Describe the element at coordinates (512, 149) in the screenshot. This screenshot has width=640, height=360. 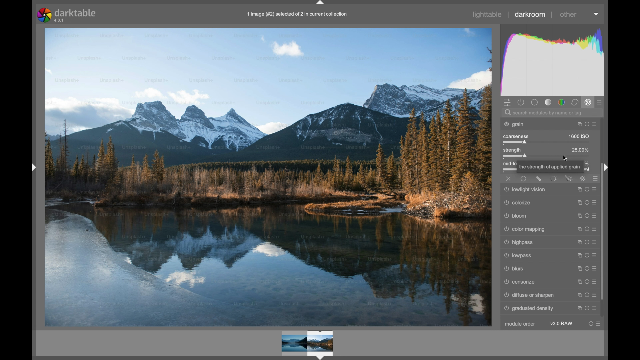
I see `strength` at that location.